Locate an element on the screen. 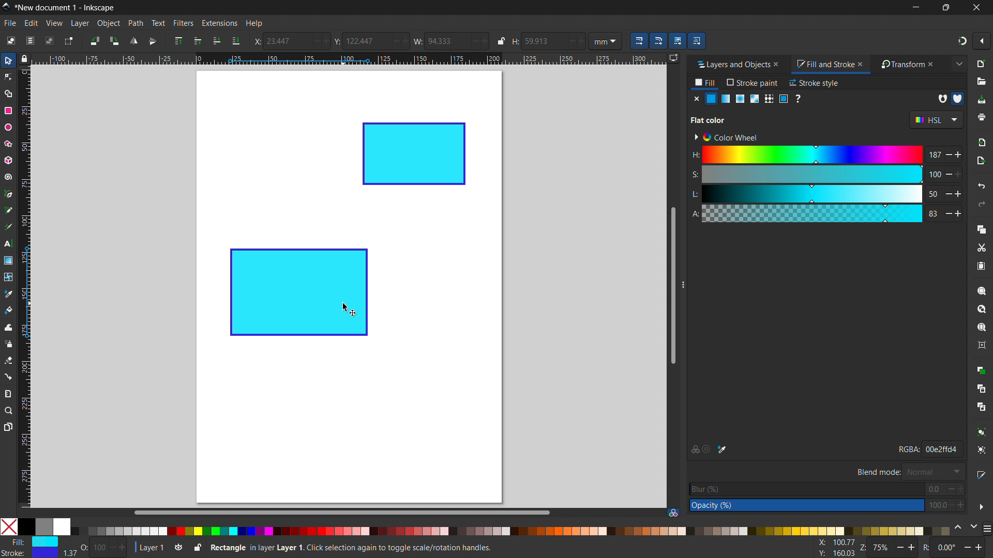 This screenshot has width=993, height=558. blur(%): 0.0 is located at coordinates (827, 489).